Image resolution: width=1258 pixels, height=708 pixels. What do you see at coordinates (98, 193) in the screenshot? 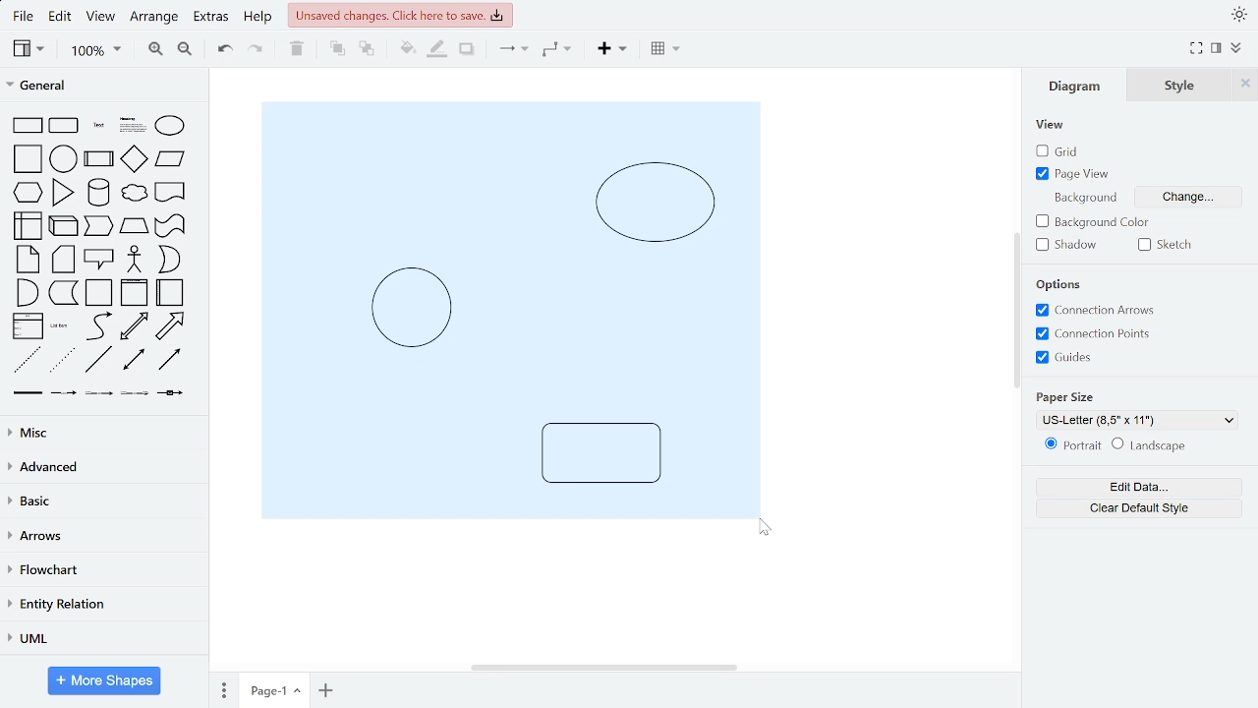
I see `cylinder` at bounding box center [98, 193].